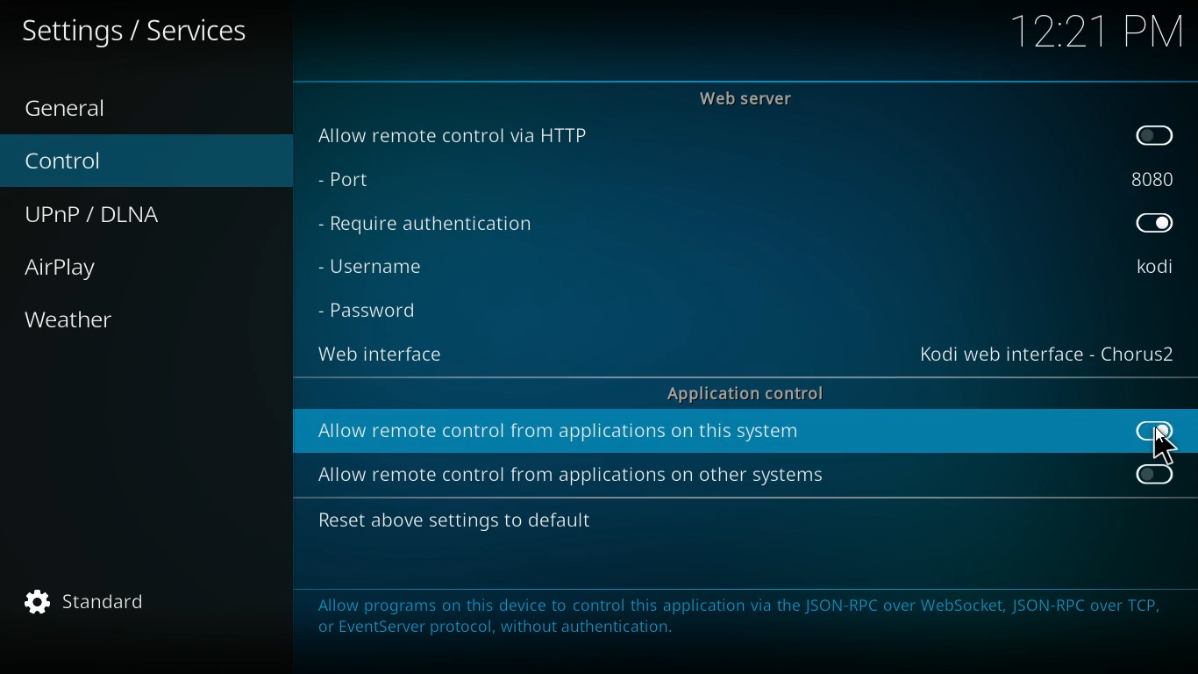 The height and width of the screenshot is (674, 1198). Describe the element at coordinates (1153, 269) in the screenshot. I see `username` at that location.